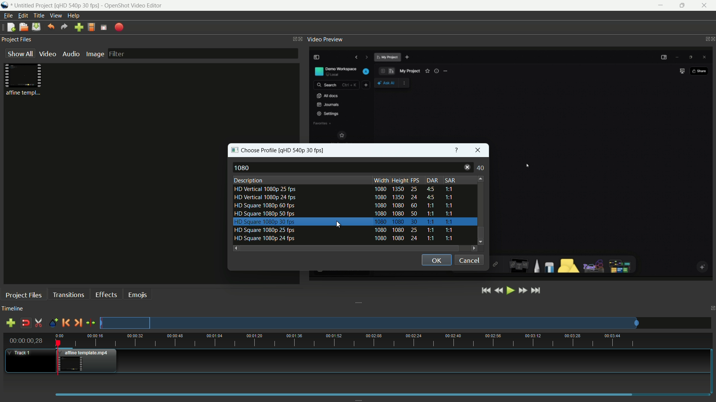 Image resolution: width=716 pixels, height=402 pixels. What do you see at coordinates (106, 295) in the screenshot?
I see `effects` at bounding box center [106, 295].